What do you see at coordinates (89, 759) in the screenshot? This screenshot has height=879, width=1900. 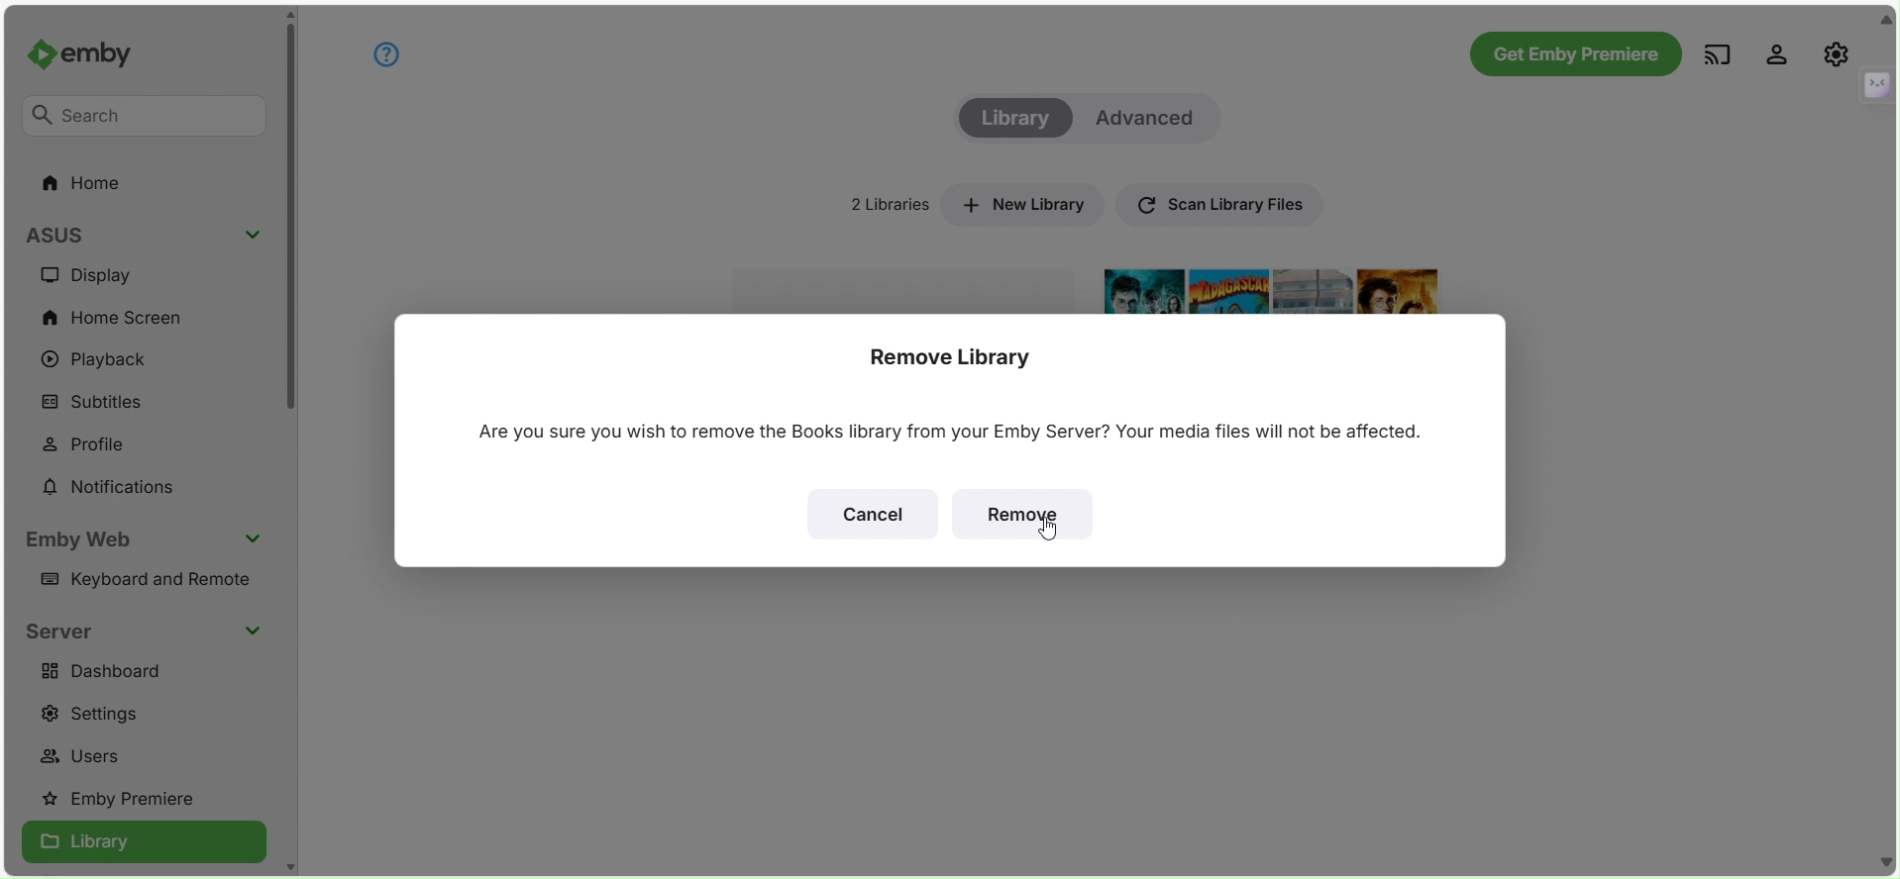 I see `Users` at bounding box center [89, 759].